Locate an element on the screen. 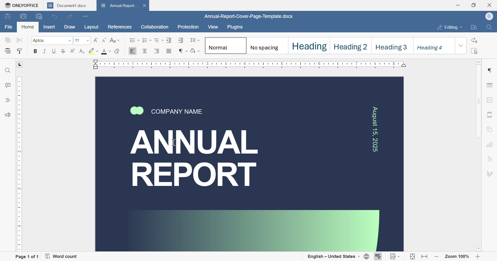 This screenshot has height=261, width=497. Cover page is located at coordinates (250, 164).